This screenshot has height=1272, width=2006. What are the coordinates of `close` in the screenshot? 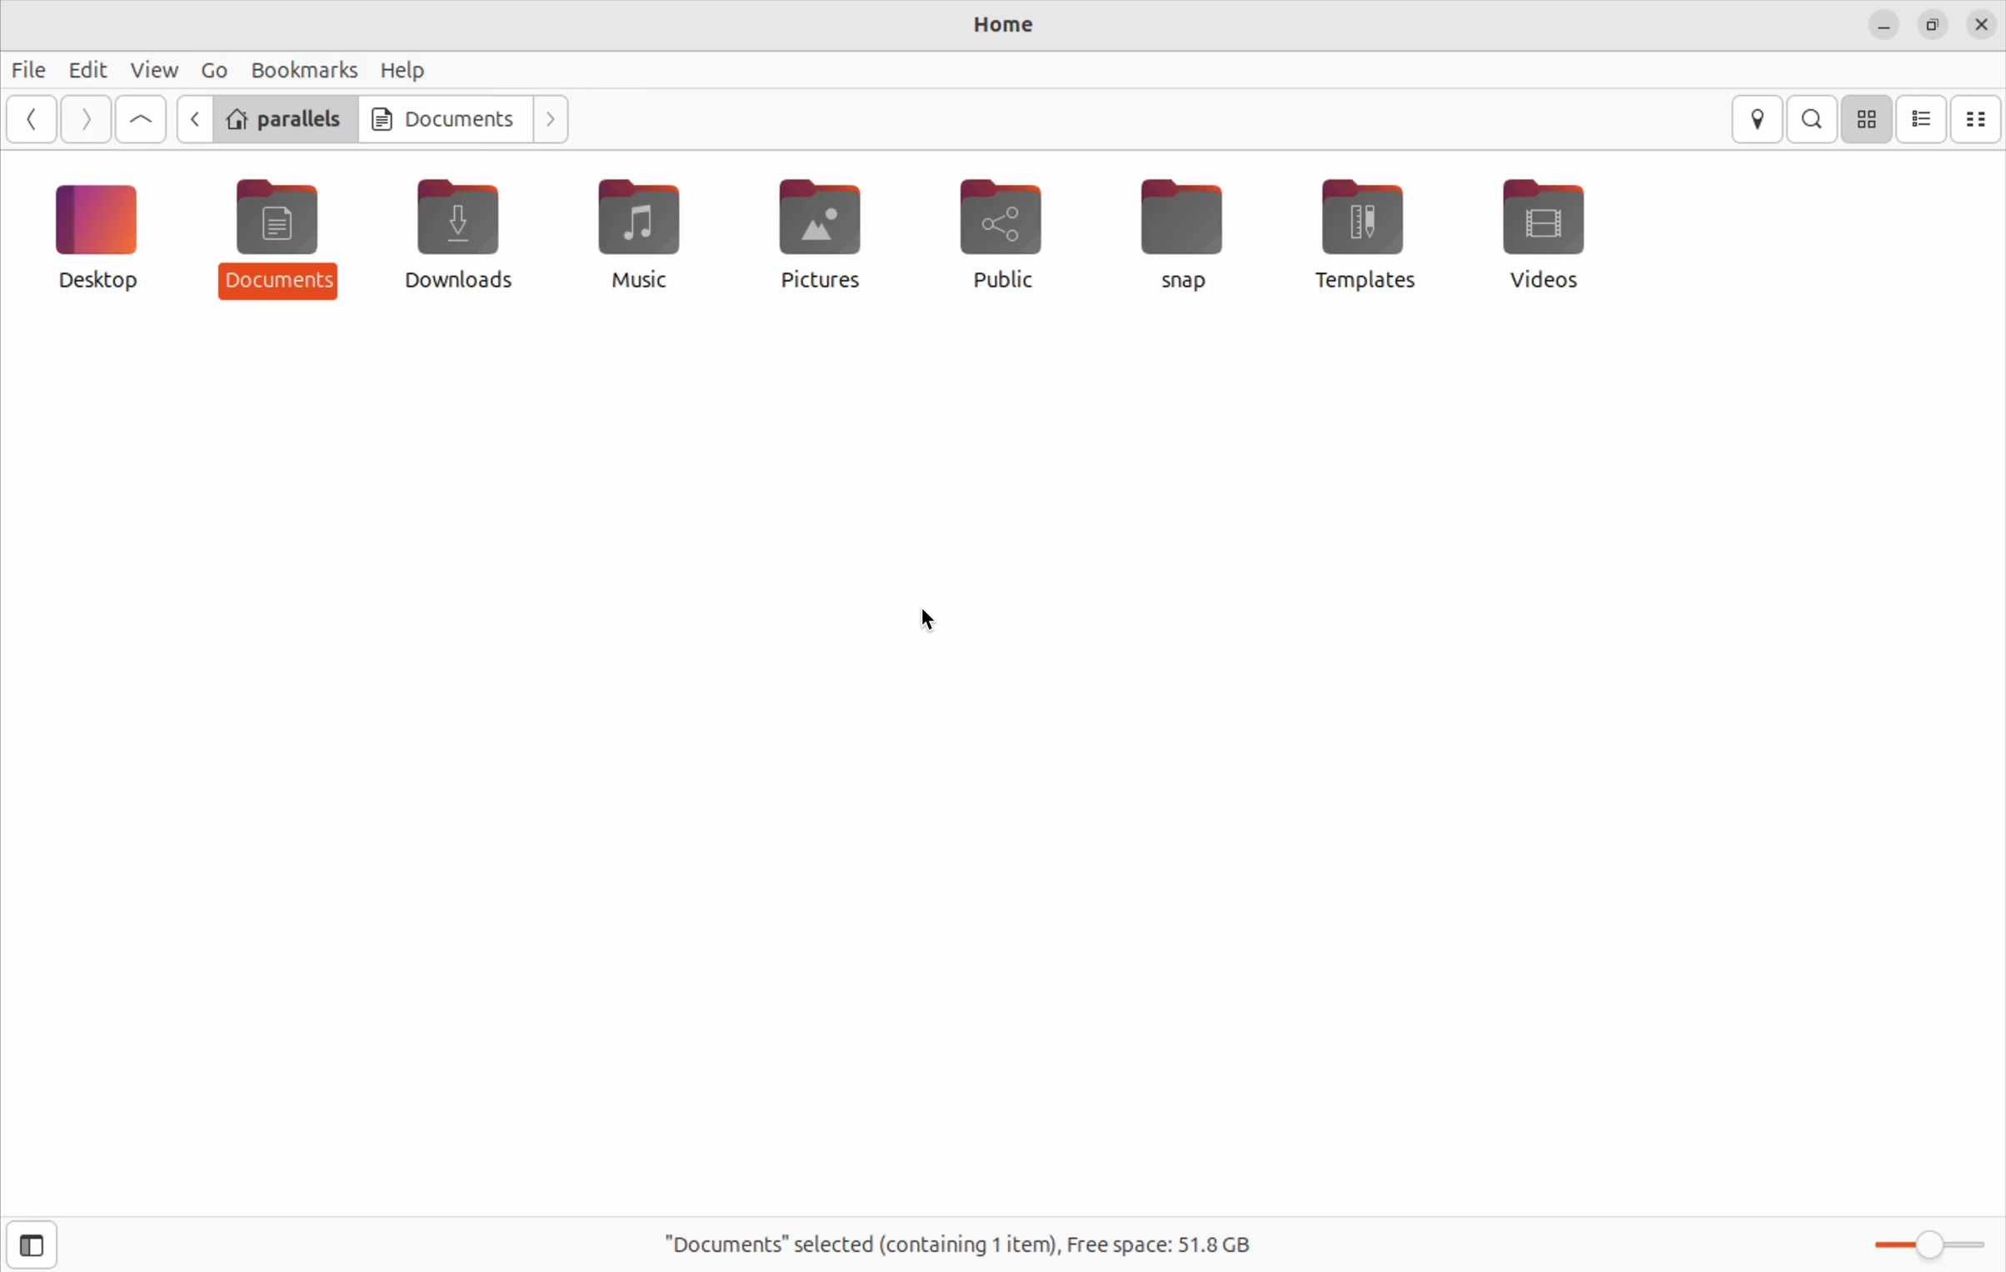 It's located at (1984, 22).